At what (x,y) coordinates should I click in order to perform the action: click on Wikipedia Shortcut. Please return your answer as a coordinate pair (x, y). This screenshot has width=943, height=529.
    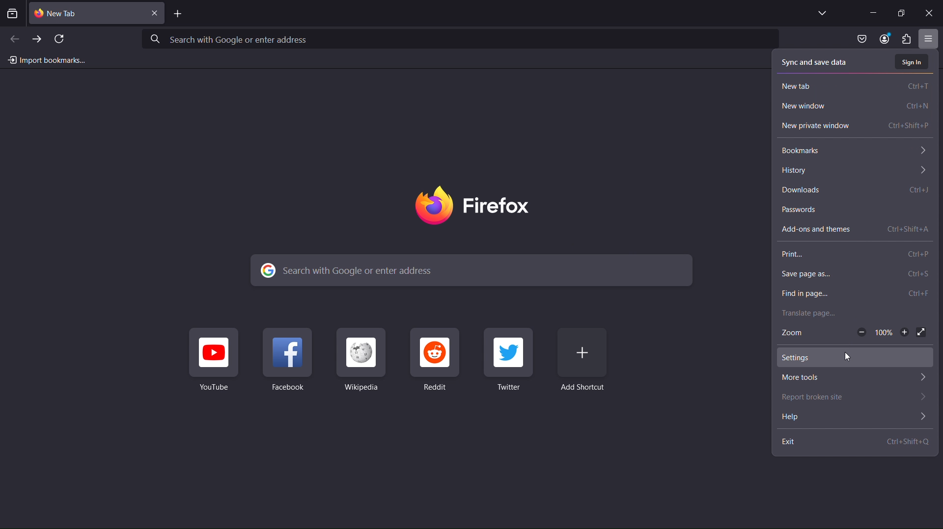
    Looking at the image, I should click on (364, 360).